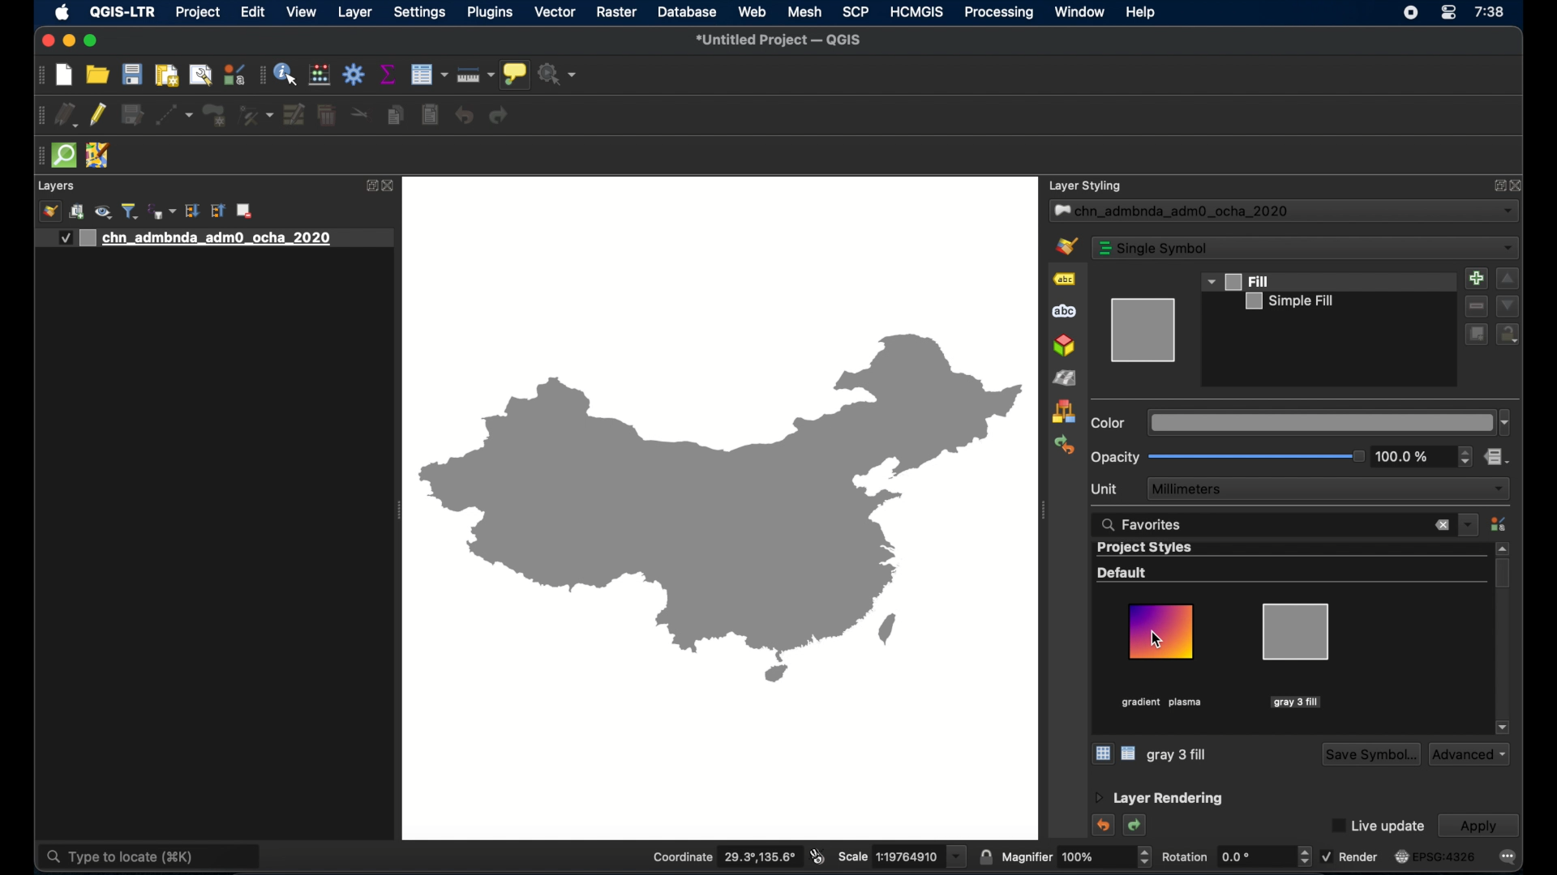 This screenshot has width=1557, height=875. I want to click on style manager, so click(234, 74).